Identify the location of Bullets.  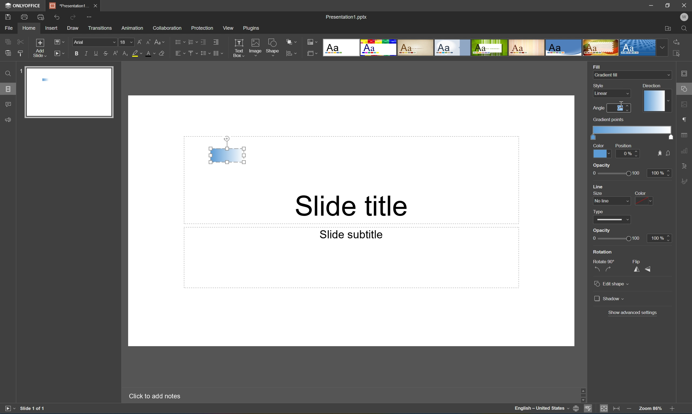
(179, 41).